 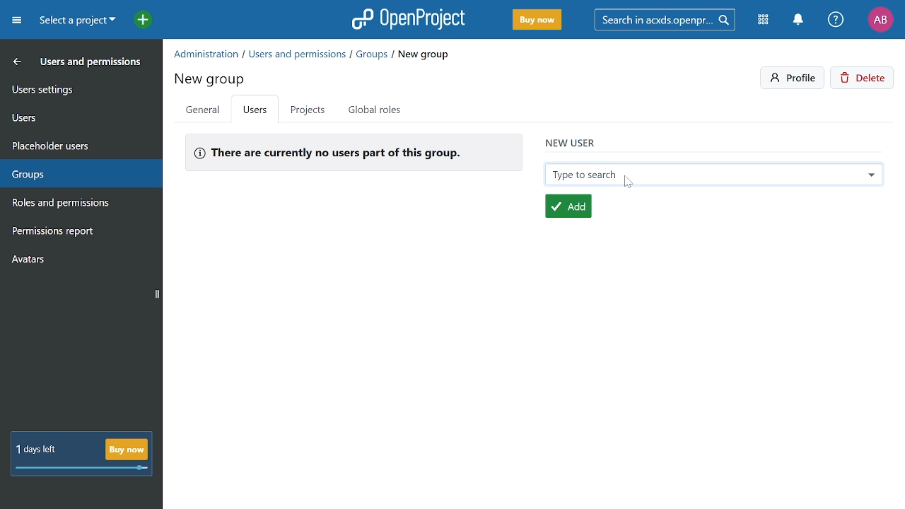 I want to click on Placeholders users, so click(x=79, y=144).